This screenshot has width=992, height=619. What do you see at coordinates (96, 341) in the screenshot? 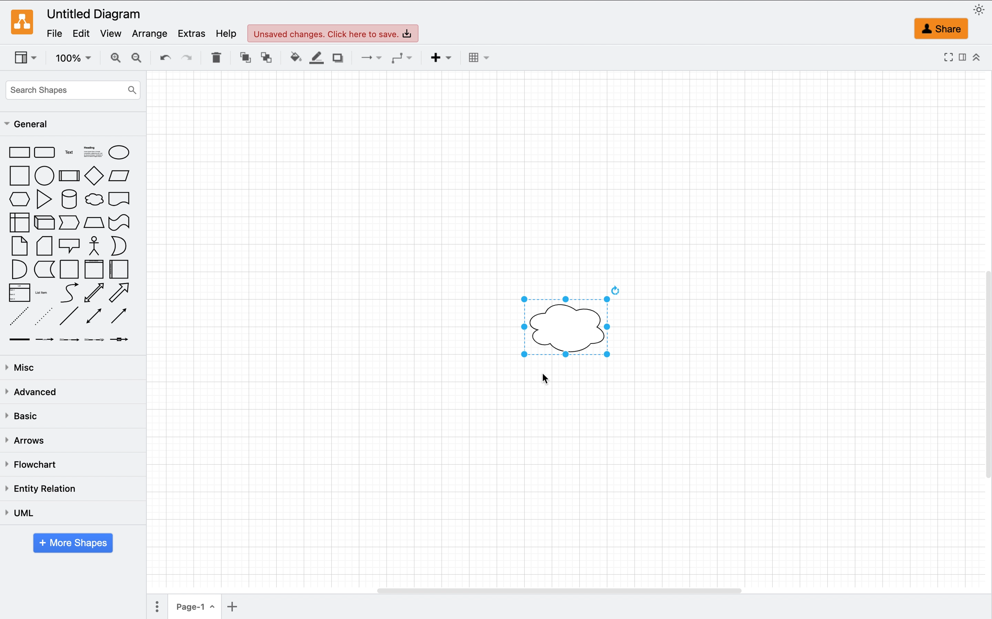
I see `connector with three labels` at bounding box center [96, 341].